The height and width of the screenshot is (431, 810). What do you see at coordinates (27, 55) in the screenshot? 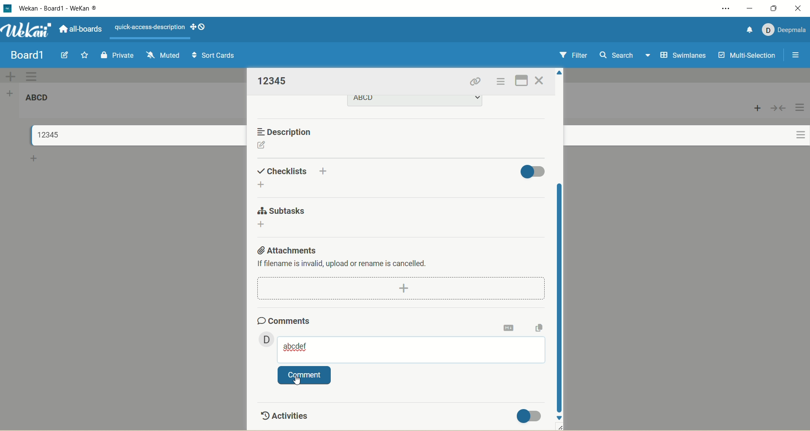
I see `title` at bounding box center [27, 55].